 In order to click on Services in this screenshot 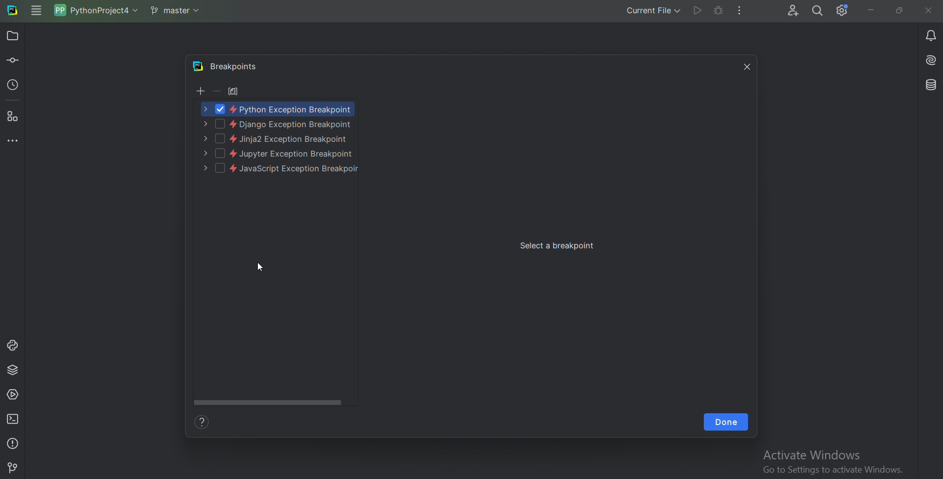, I will do `click(13, 396)`.